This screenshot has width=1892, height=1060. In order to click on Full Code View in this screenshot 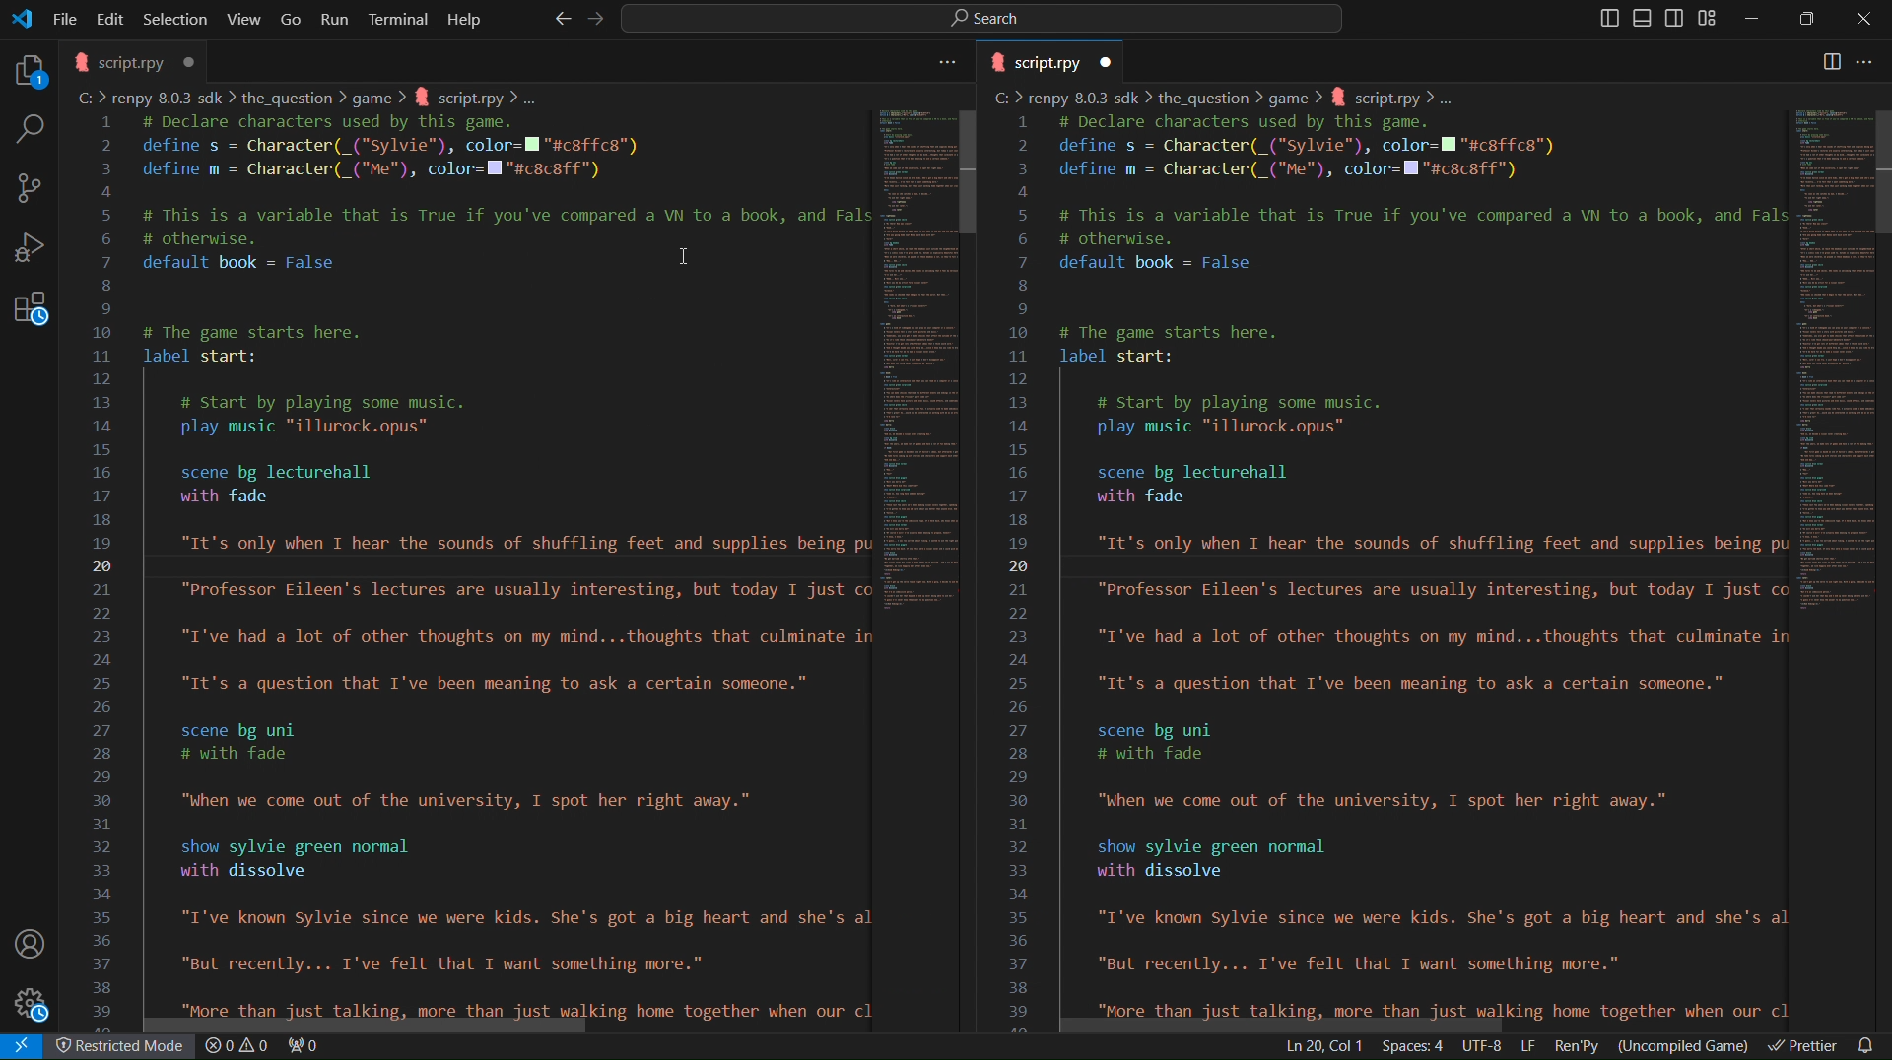, I will do `click(914, 378)`.